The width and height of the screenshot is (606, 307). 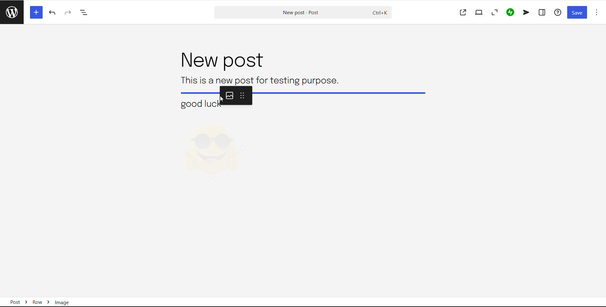 What do you see at coordinates (68, 12) in the screenshot?
I see `redo` at bounding box center [68, 12].